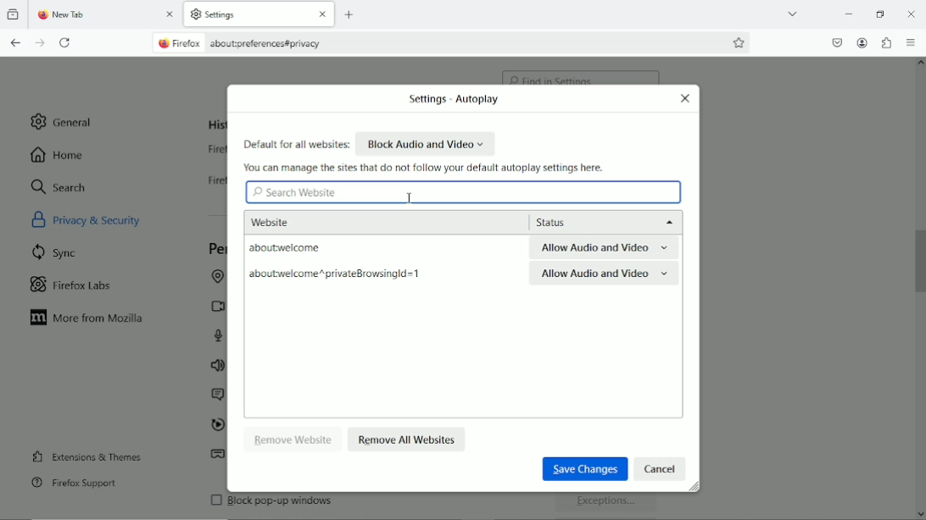 The image size is (926, 520). What do you see at coordinates (215, 124) in the screenshot?
I see `history` at bounding box center [215, 124].